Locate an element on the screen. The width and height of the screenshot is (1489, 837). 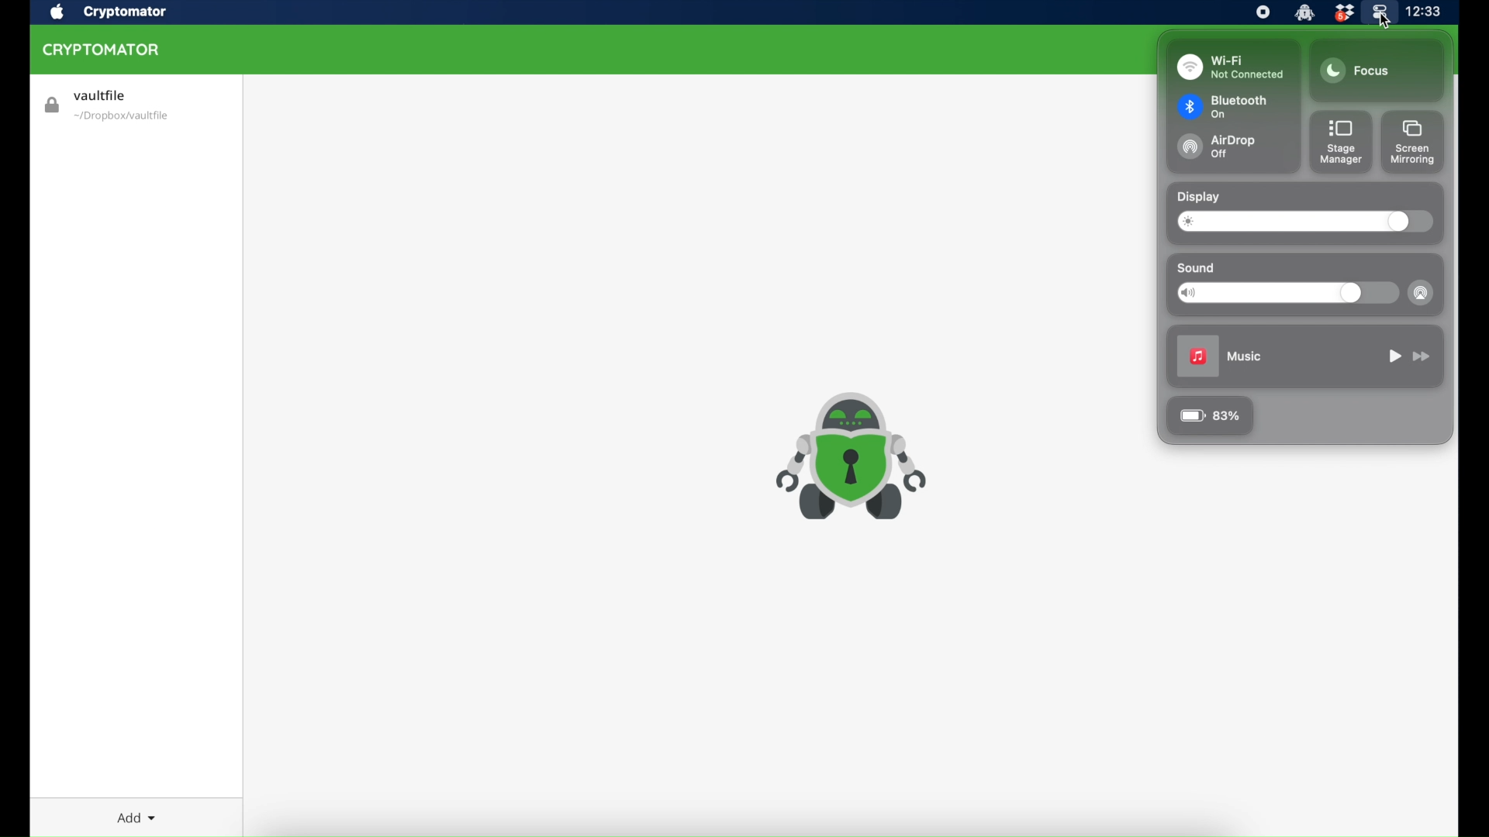
cryptomator is located at coordinates (101, 49).